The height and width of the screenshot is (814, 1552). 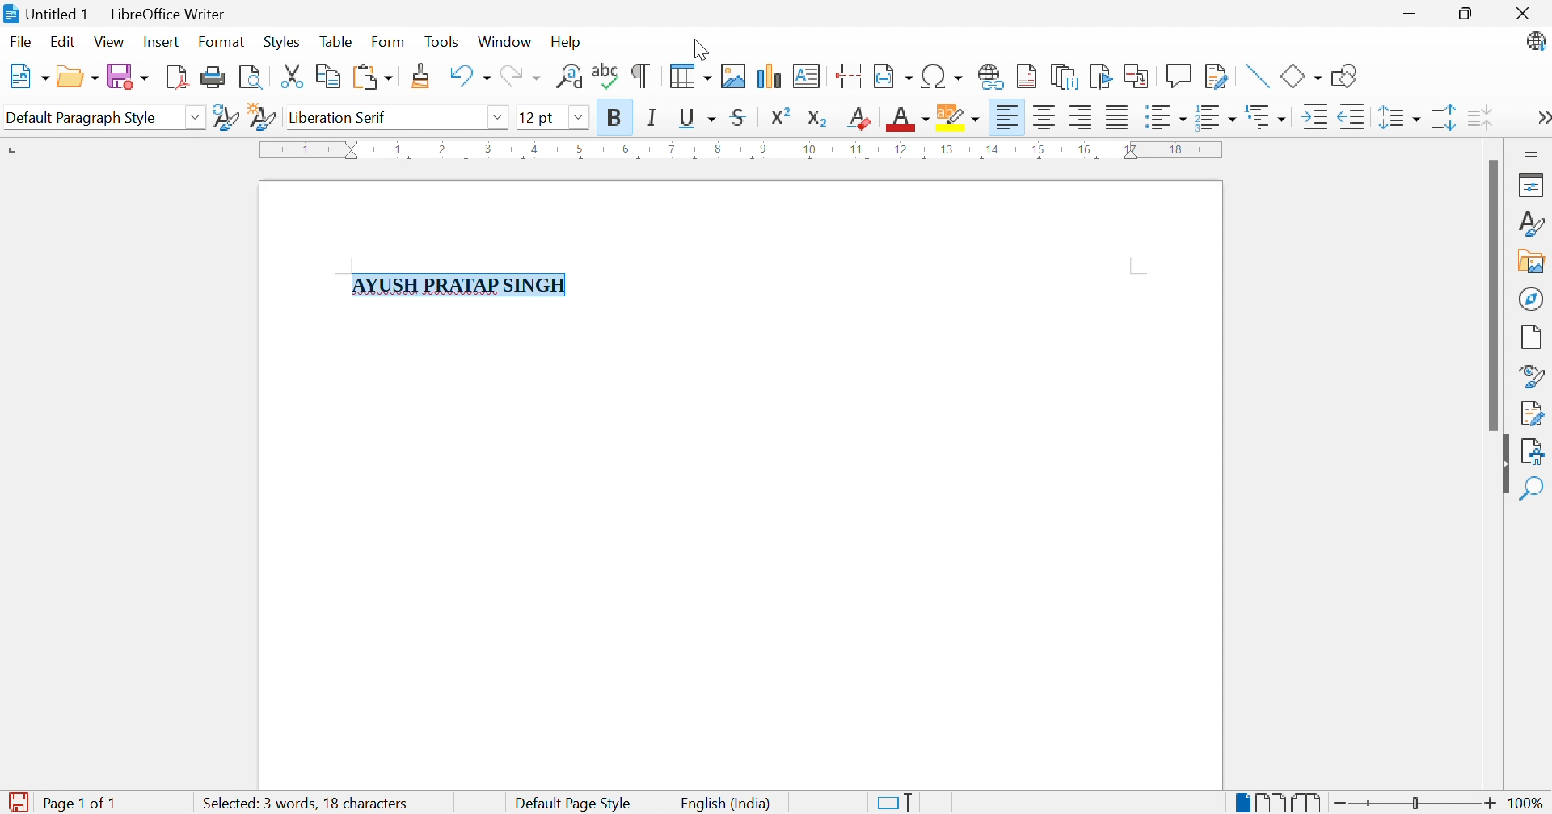 I want to click on Show Draw Functions, so click(x=1345, y=77).